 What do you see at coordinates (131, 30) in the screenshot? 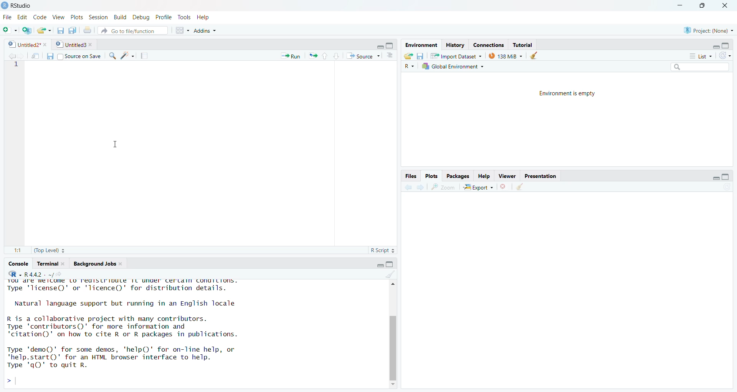
I see `Go to file/function` at bounding box center [131, 30].